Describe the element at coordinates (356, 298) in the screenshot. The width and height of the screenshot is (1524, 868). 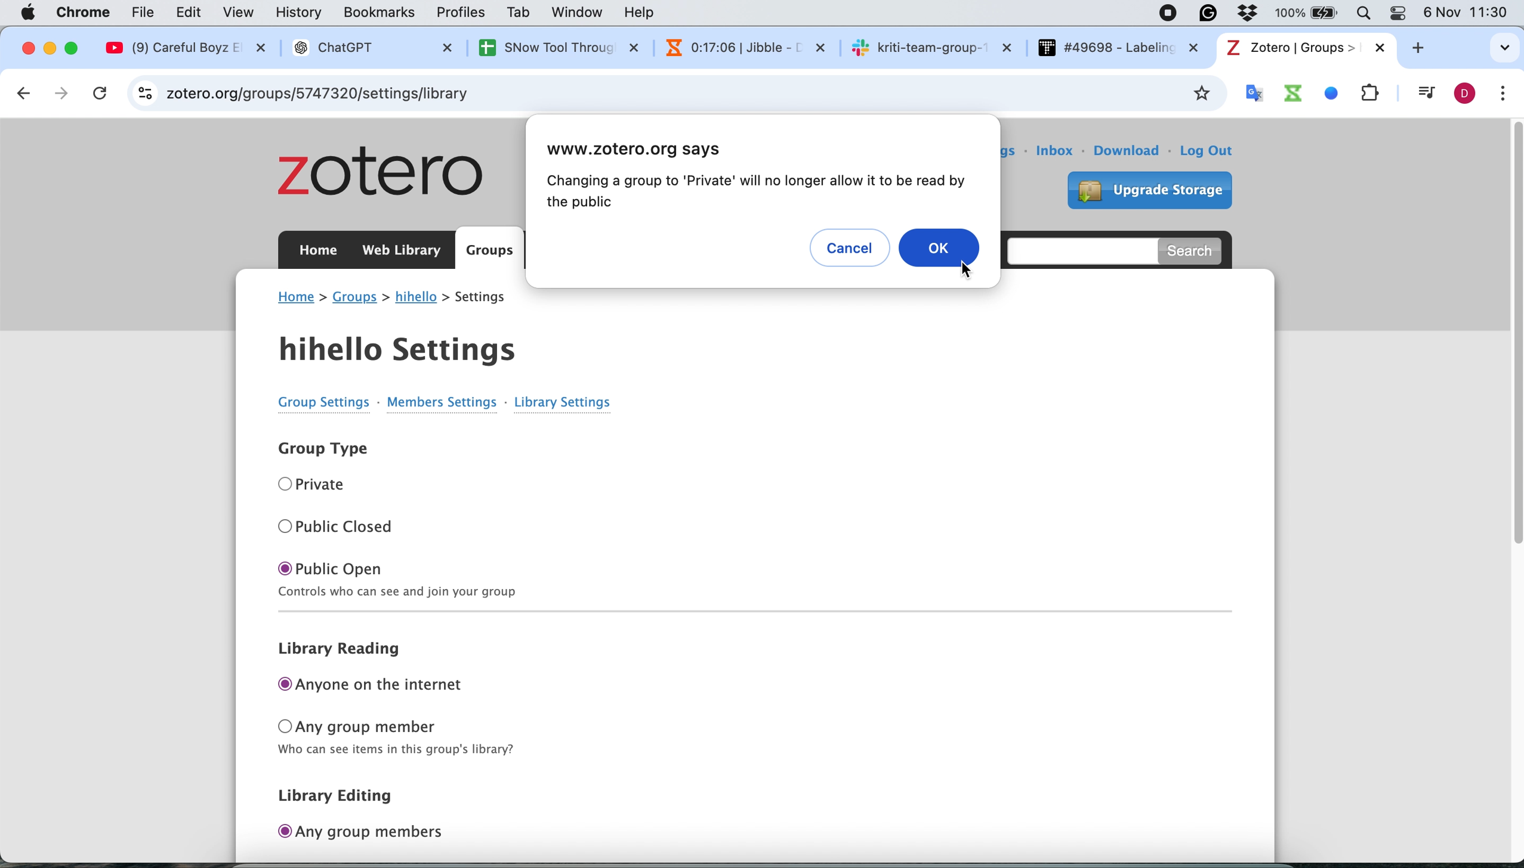
I see `groups` at that location.